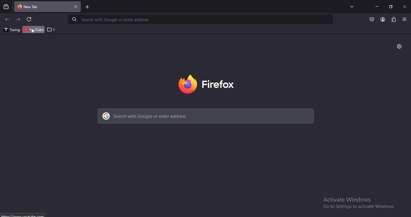  Describe the element at coordinates (391, 7) in the screenshot. I see `restore windows` at that location.